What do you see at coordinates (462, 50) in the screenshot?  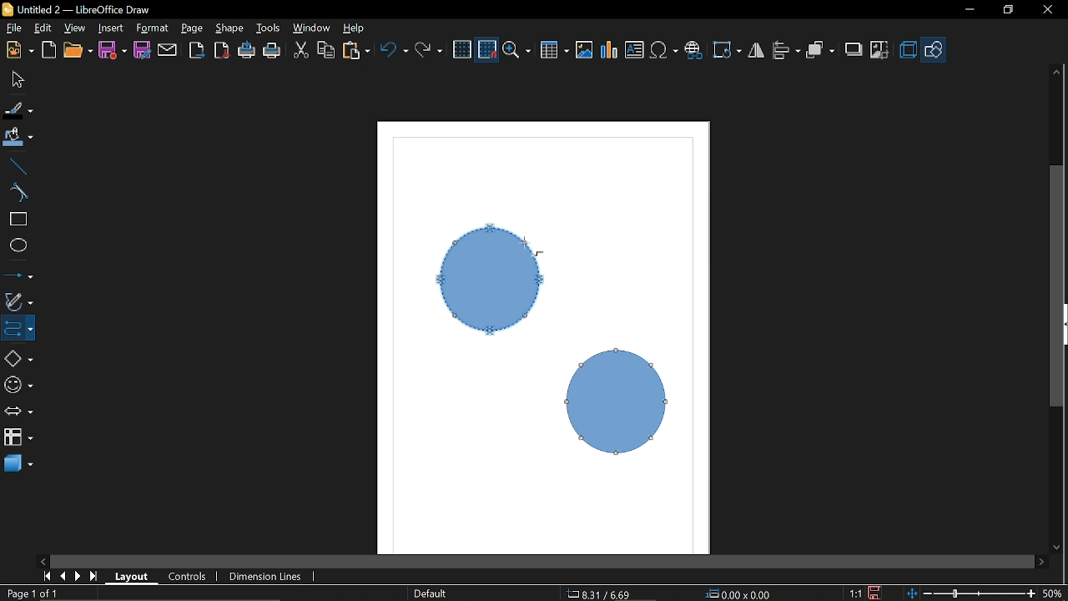 I see `Grid` at bounding box center [462, 50].